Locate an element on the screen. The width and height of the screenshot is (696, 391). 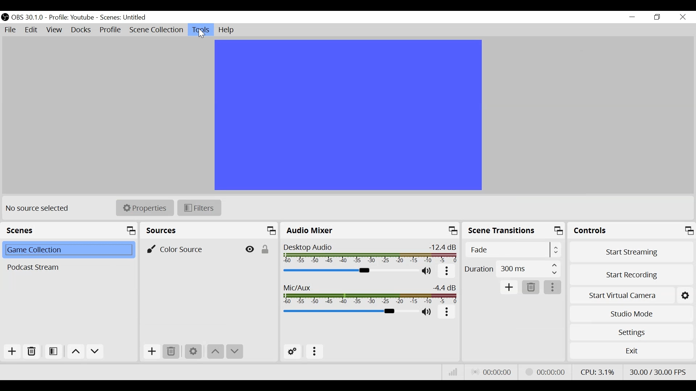
more options is located at coordinates (447, 312).